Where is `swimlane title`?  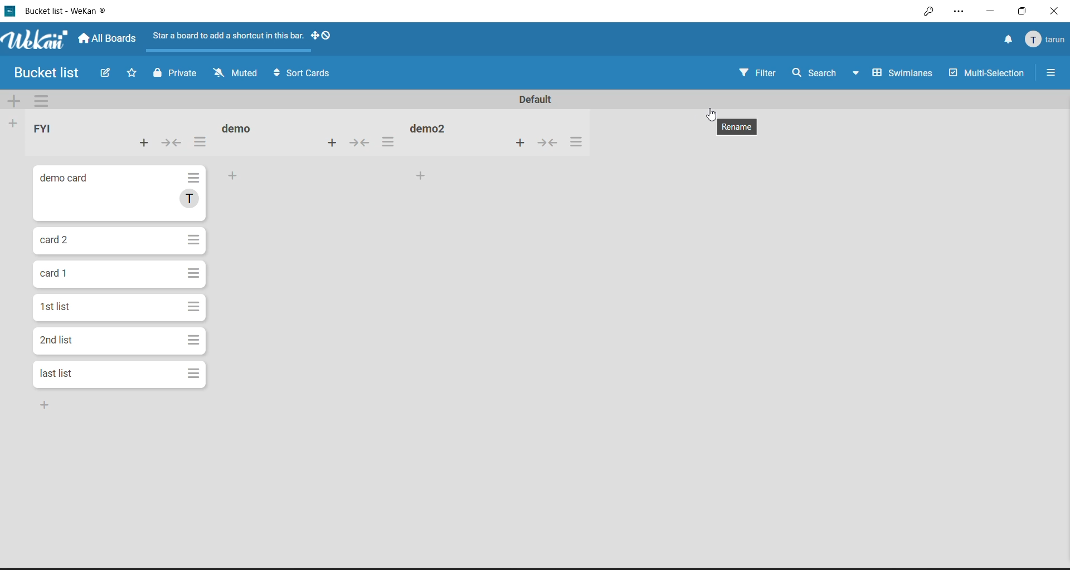 swimlane title is located at coordinates (536, 99).